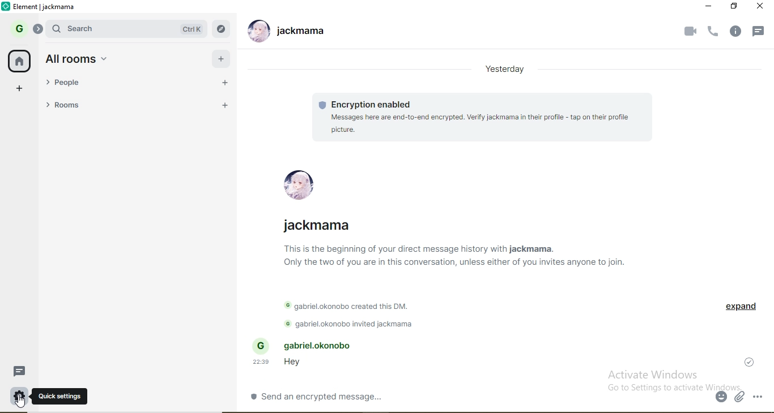  What do you see at coordinates (20, 62) in the screenshot?
I see `home` at bounding box center [20, 62].